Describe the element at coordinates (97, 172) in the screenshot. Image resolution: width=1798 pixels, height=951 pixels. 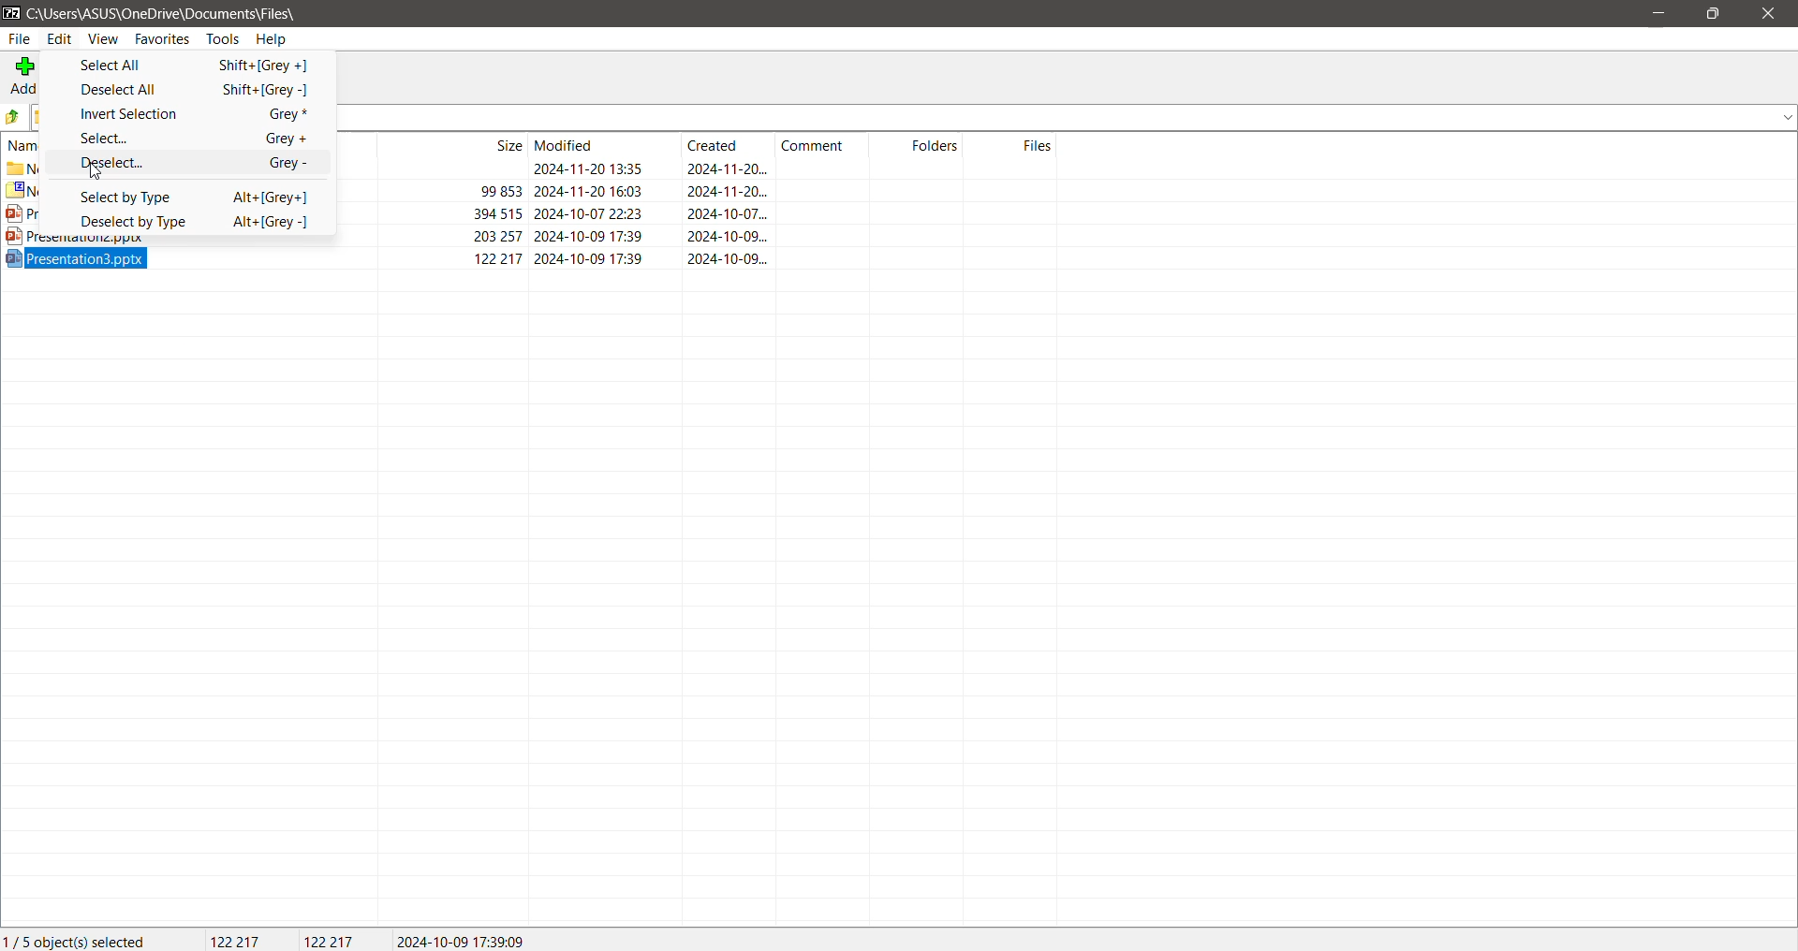
I see `cursor` at that location.